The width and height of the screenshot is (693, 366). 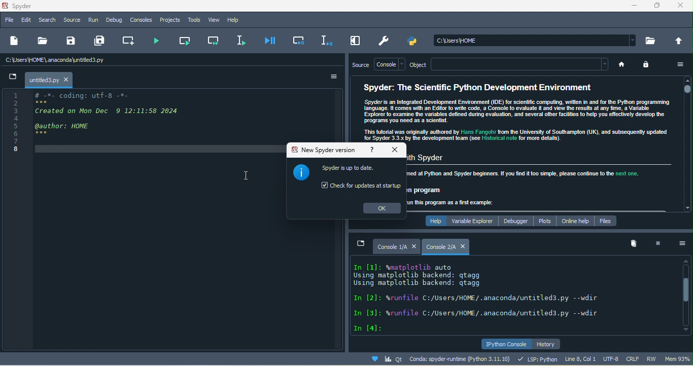 I want to click on online help, so click(x=574, y=219).